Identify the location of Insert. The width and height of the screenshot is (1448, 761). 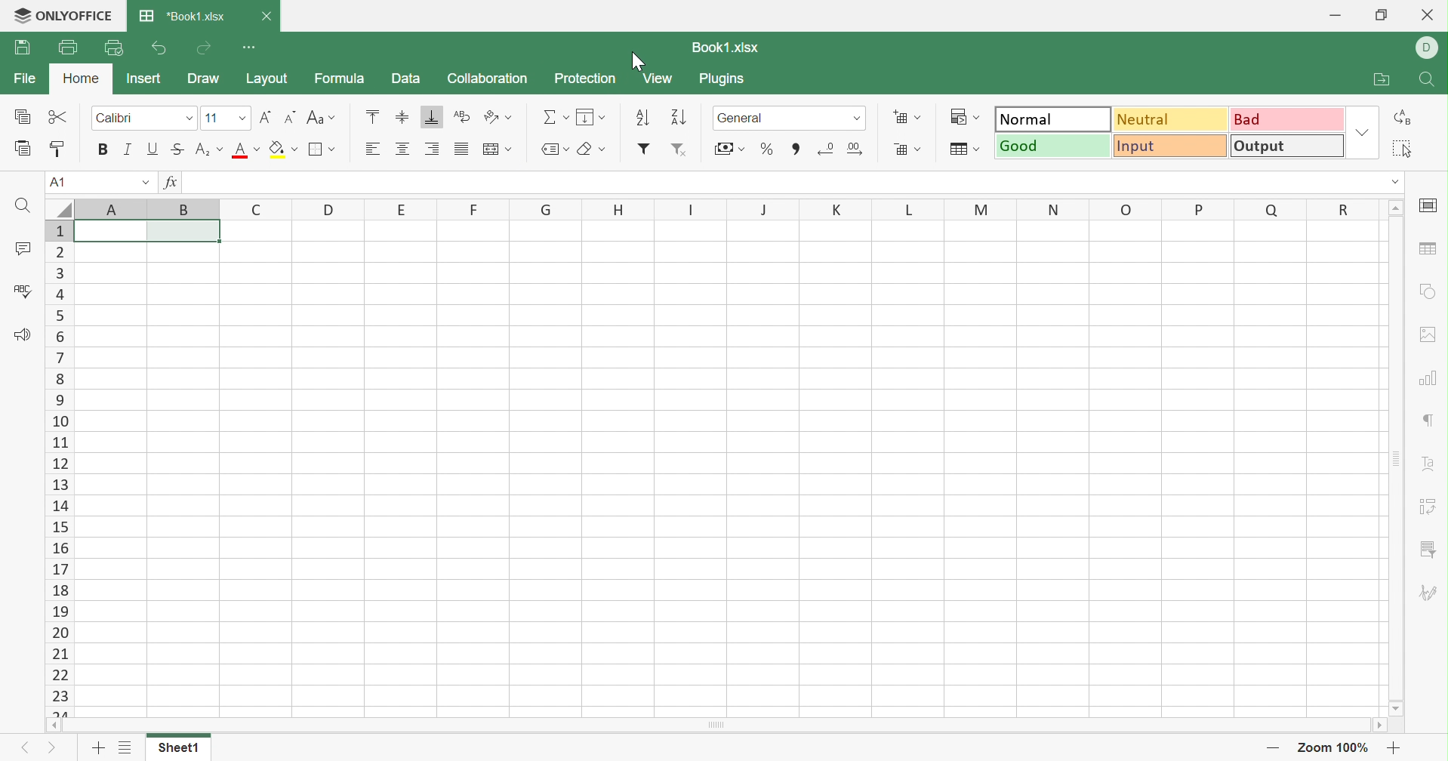
(147, 81).